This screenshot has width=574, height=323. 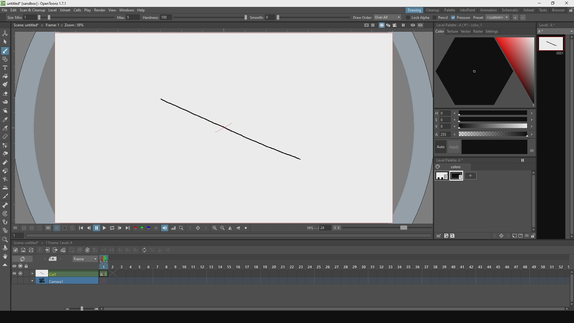 What do you see at coordinates (7, 33) in the screenshot?
I see `animate` at bounding box center [7, 33].